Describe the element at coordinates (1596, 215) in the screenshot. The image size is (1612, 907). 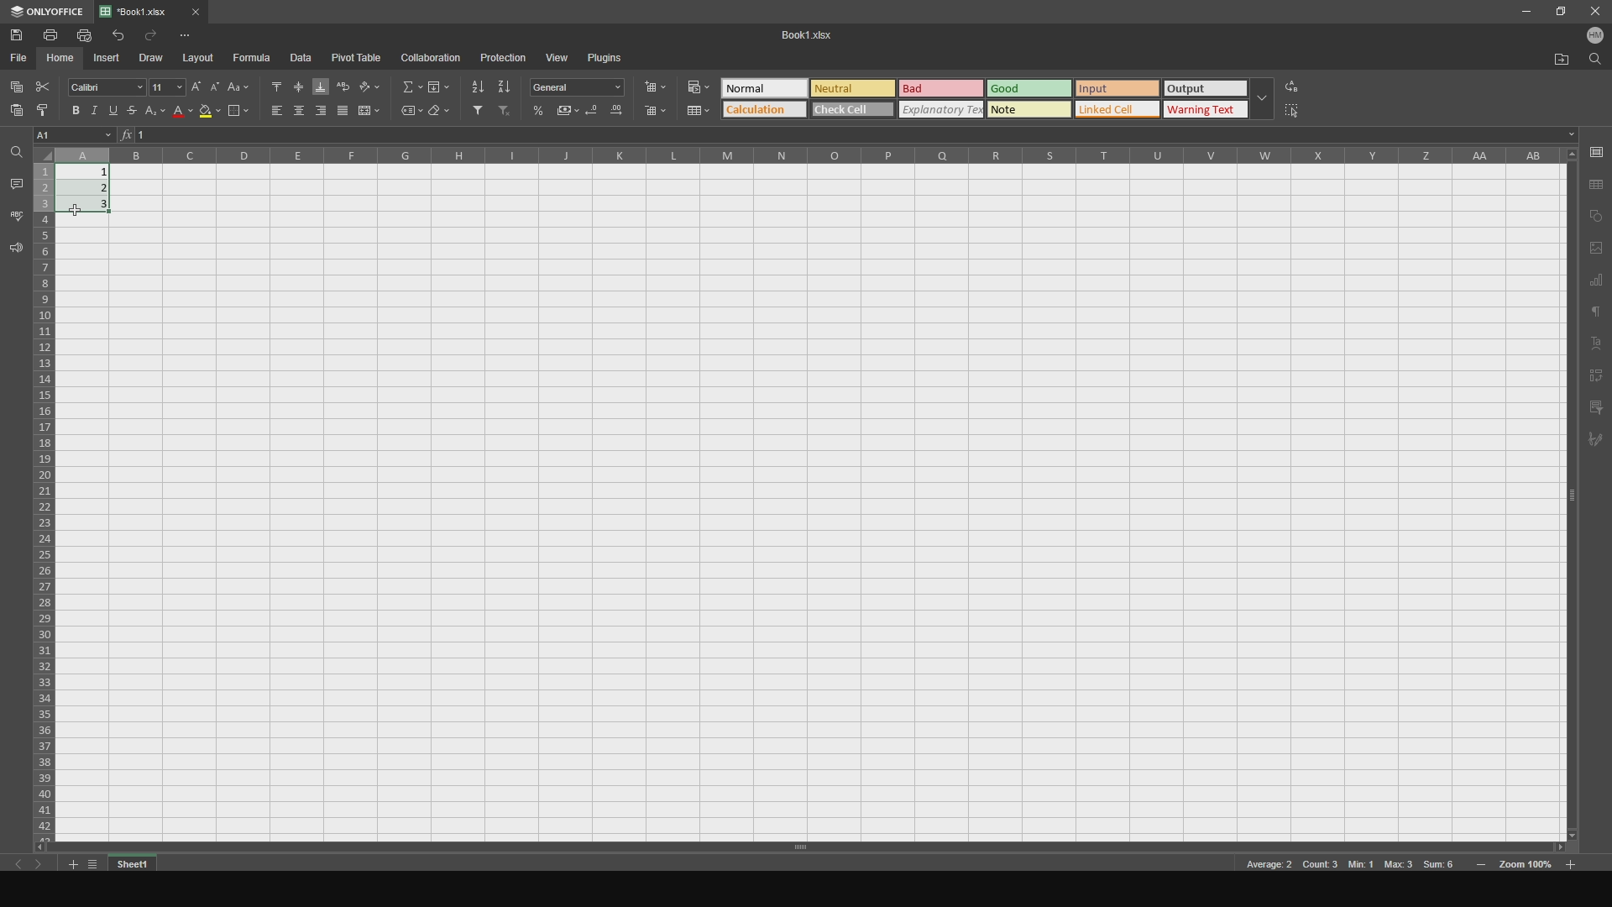
I see `copy` at that location.